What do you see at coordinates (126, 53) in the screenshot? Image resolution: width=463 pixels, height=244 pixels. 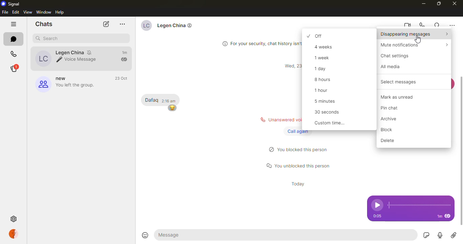 I see `time` at bounding box center [126, 53].